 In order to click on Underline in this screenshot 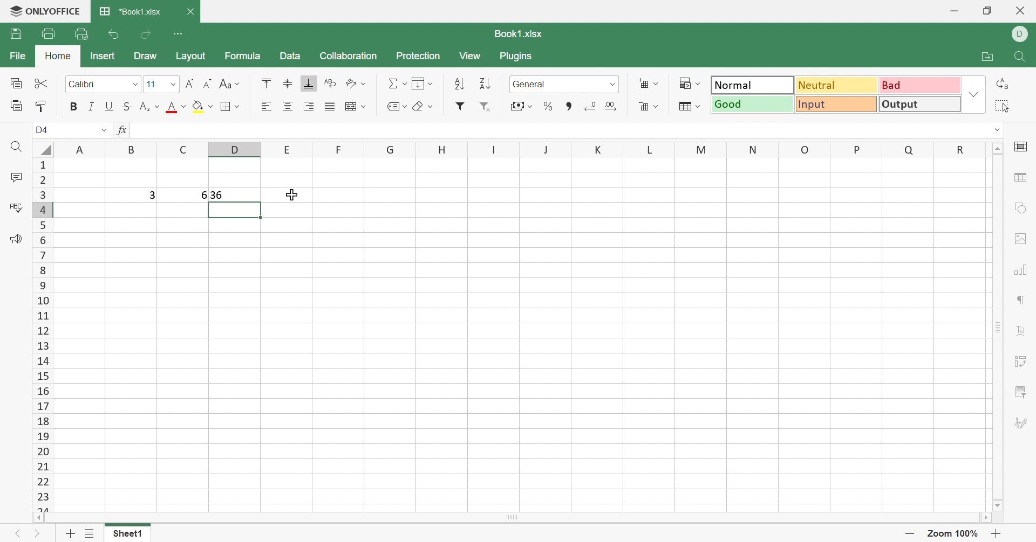, I will do `click(110, 107)`.